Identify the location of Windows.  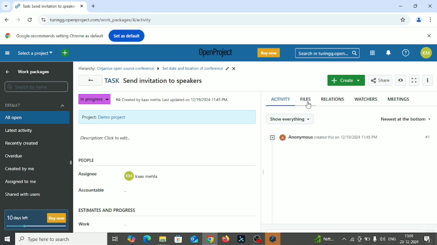
(7, 239).